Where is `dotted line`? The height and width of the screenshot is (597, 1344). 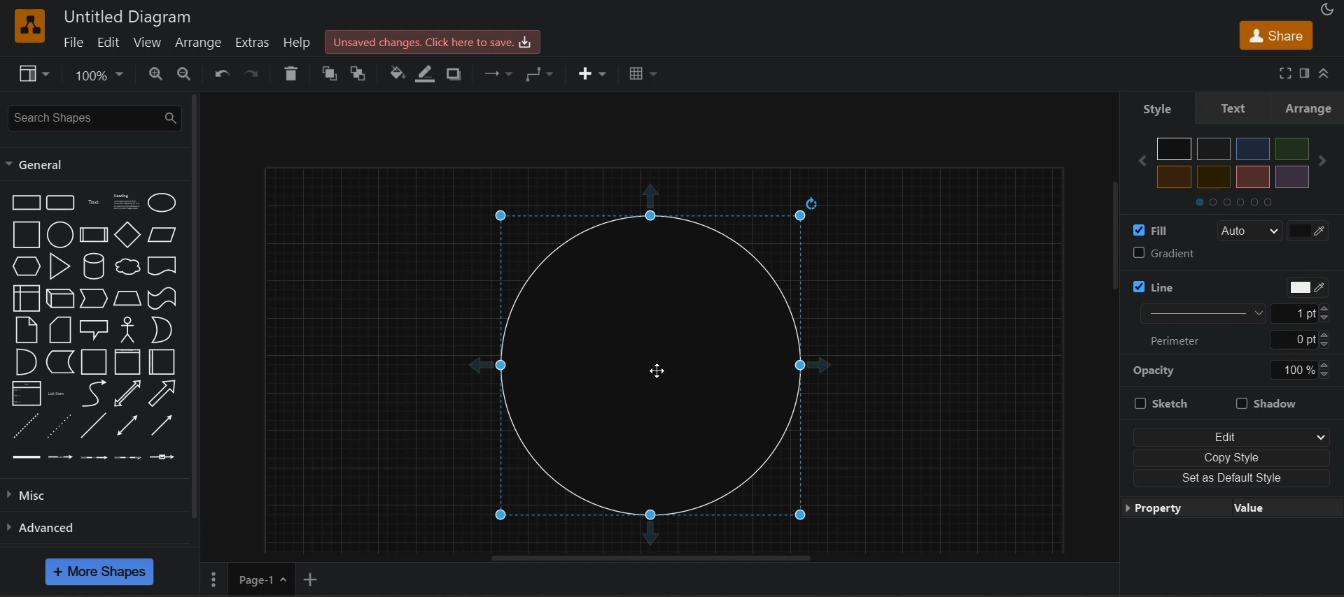 dotted line is located at coordinates (62, 427).